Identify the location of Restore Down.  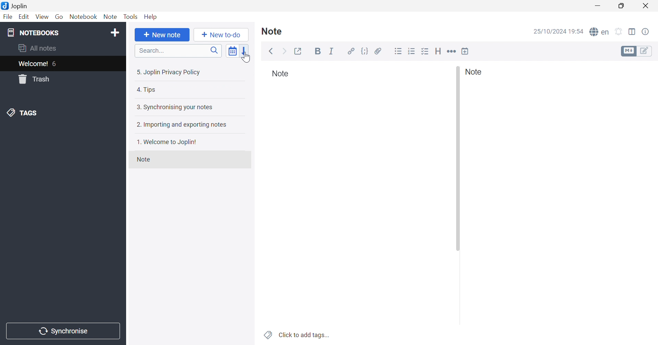
(622, 7).